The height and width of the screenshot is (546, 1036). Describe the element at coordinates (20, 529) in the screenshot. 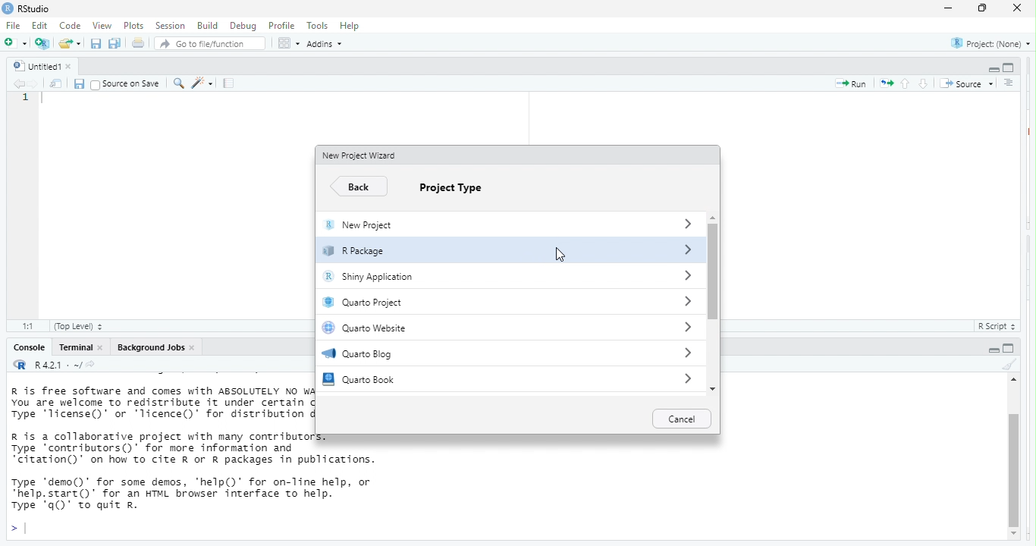

I see `typing cursor` at that location.